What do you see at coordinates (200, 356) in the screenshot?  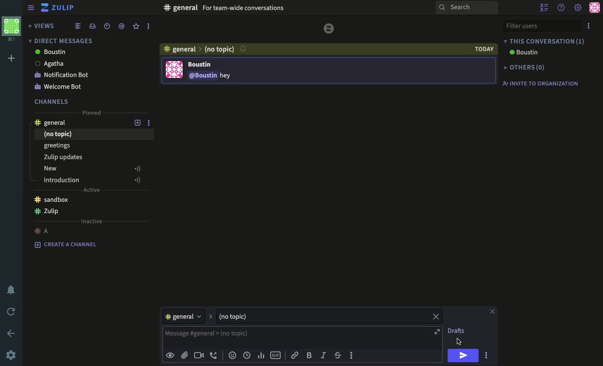 I see `video call` at bounding box center [200, 356].